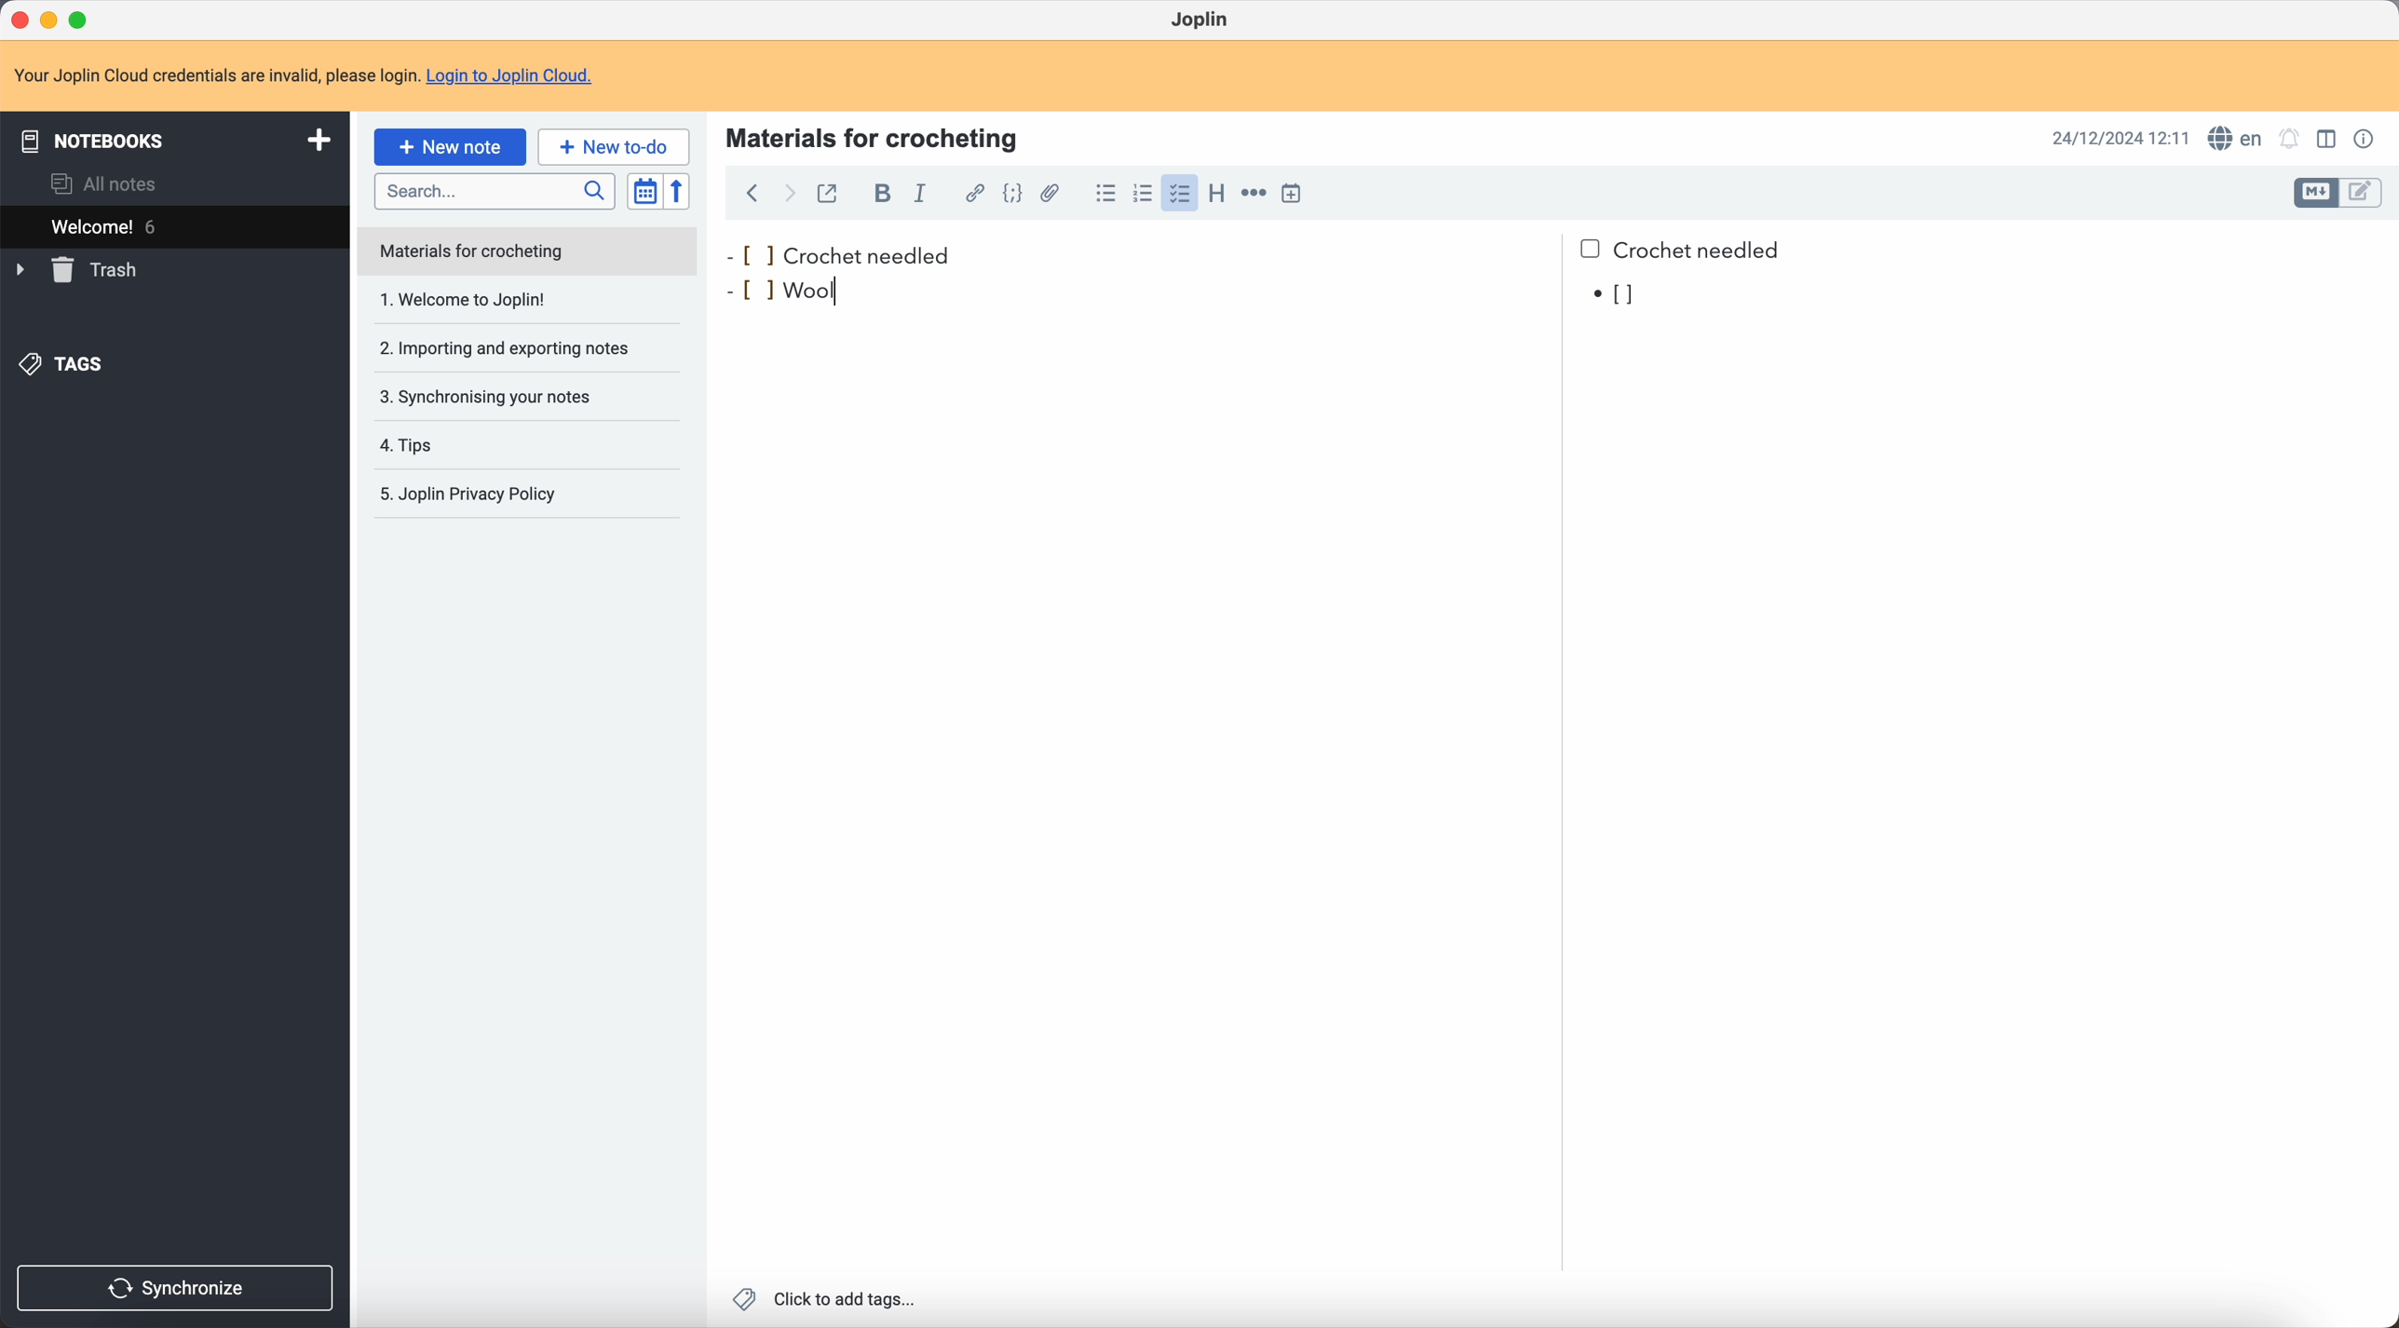 The height and width of the screenshot is (1328, 2399). What do you see at coordinates (516, 396) in the screenshot?
I see `synchronising your notes` at bounding box center [516, 396].